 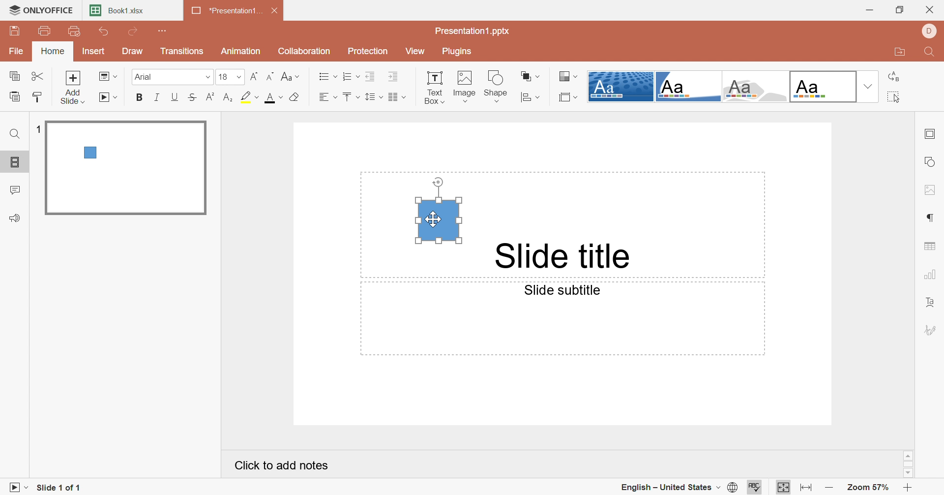 What do you see at coordinates (156, 98) in the screenshot?
I see `Italic` at bounding box center [156, 98].